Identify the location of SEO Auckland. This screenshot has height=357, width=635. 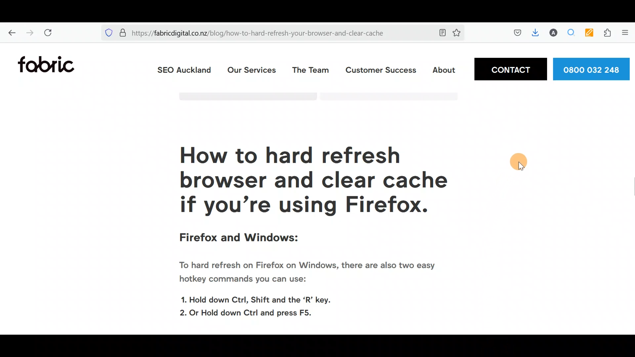
(184, 71).